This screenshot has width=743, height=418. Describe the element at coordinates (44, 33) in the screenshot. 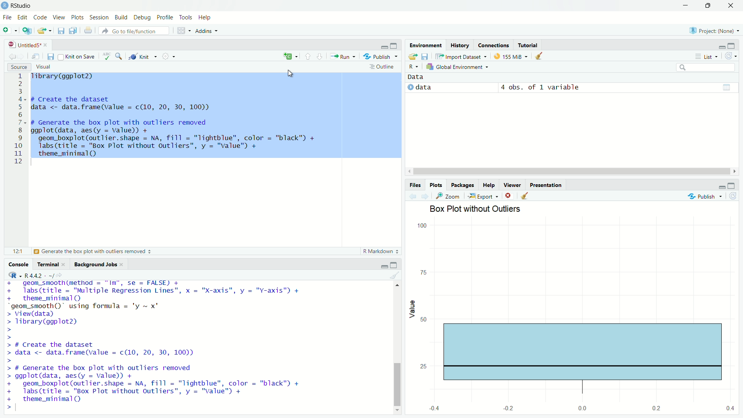

I see `export` at that location.